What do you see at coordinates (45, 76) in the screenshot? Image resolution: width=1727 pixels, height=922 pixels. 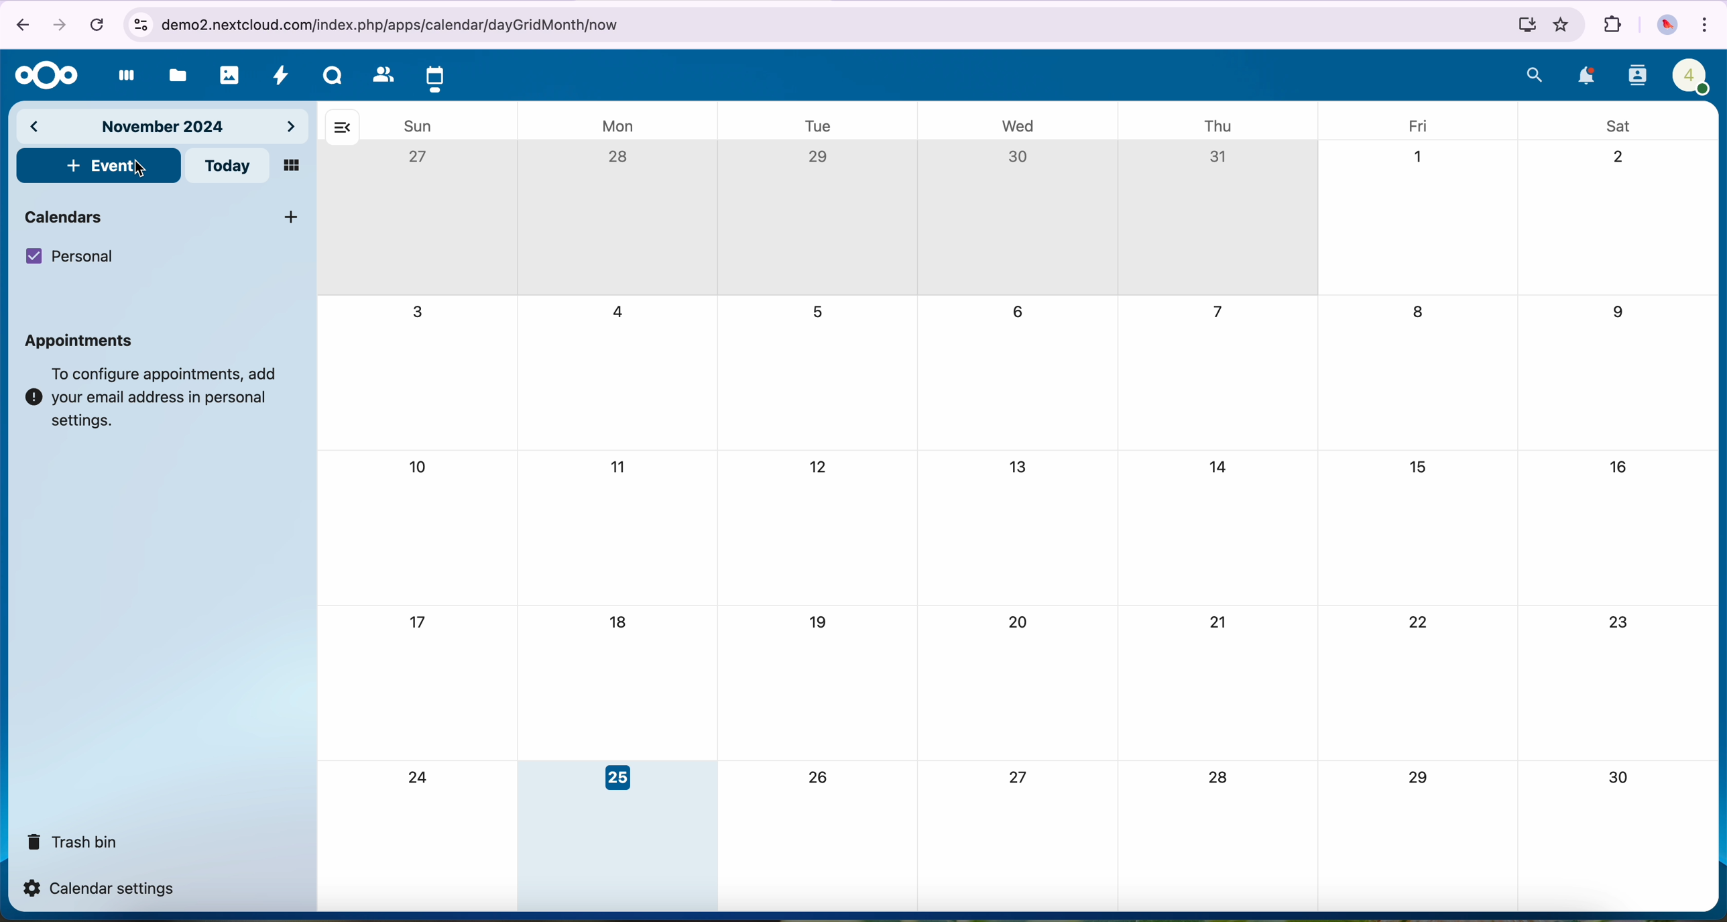 I see `Nextcloud logo` at bounding box center [45, 76].